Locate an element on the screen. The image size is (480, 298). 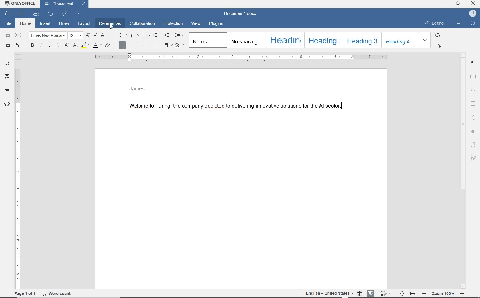
feedback & support is located at coordinates (7, 102).